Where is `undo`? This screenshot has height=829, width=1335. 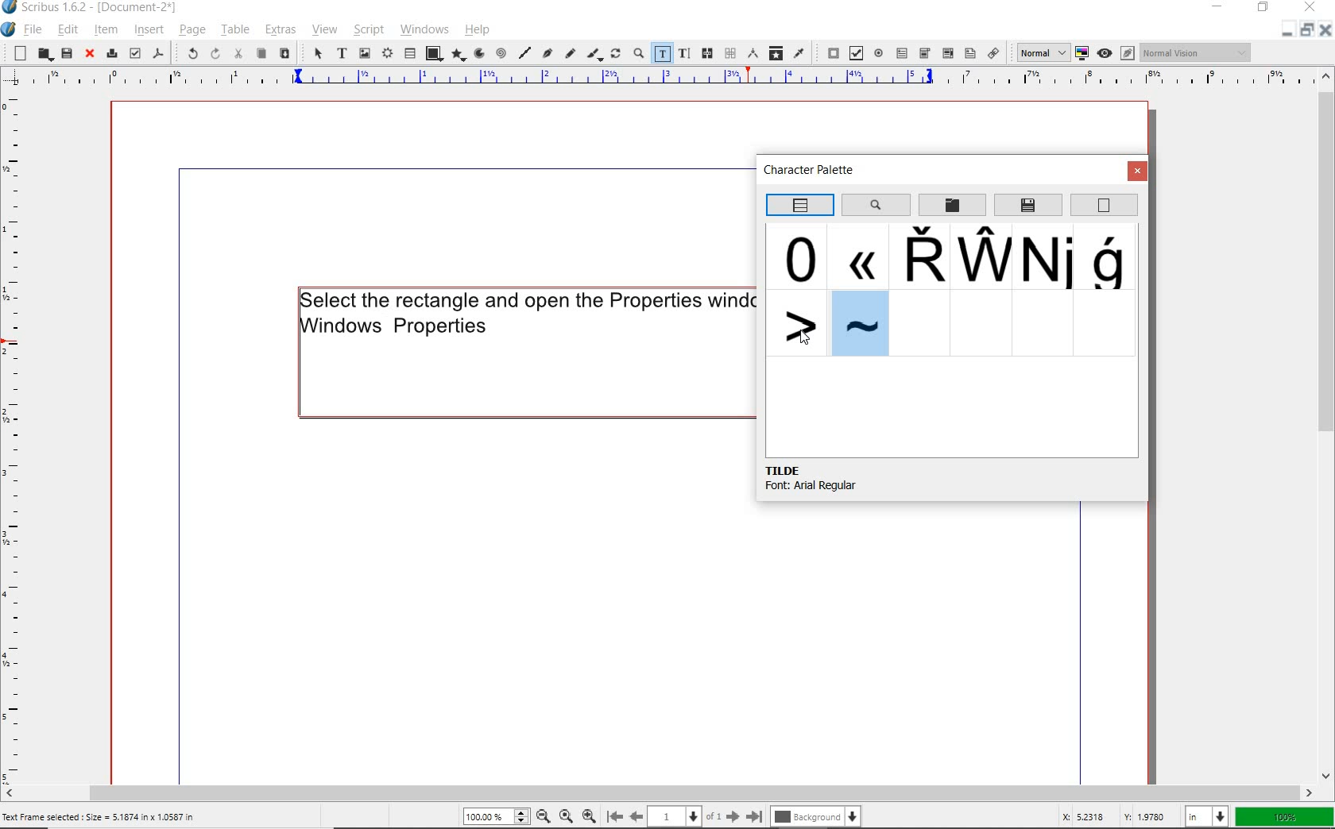
undo is located at coordinates (188, 52).